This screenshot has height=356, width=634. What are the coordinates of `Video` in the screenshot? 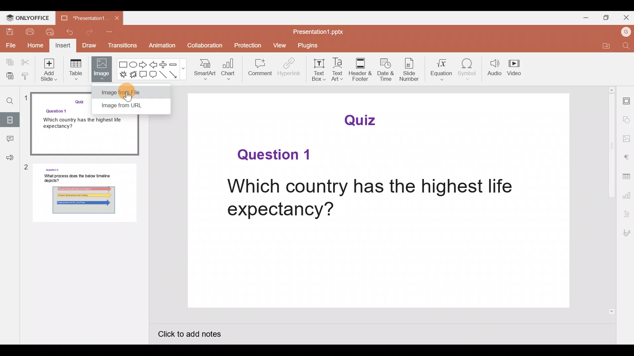 It's located at (517, 66).